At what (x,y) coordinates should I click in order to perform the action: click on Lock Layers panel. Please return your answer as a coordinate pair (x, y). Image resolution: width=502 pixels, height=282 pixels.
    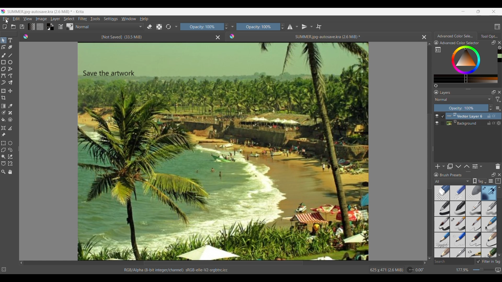
    Looking at the image, I should click on (436, 92).